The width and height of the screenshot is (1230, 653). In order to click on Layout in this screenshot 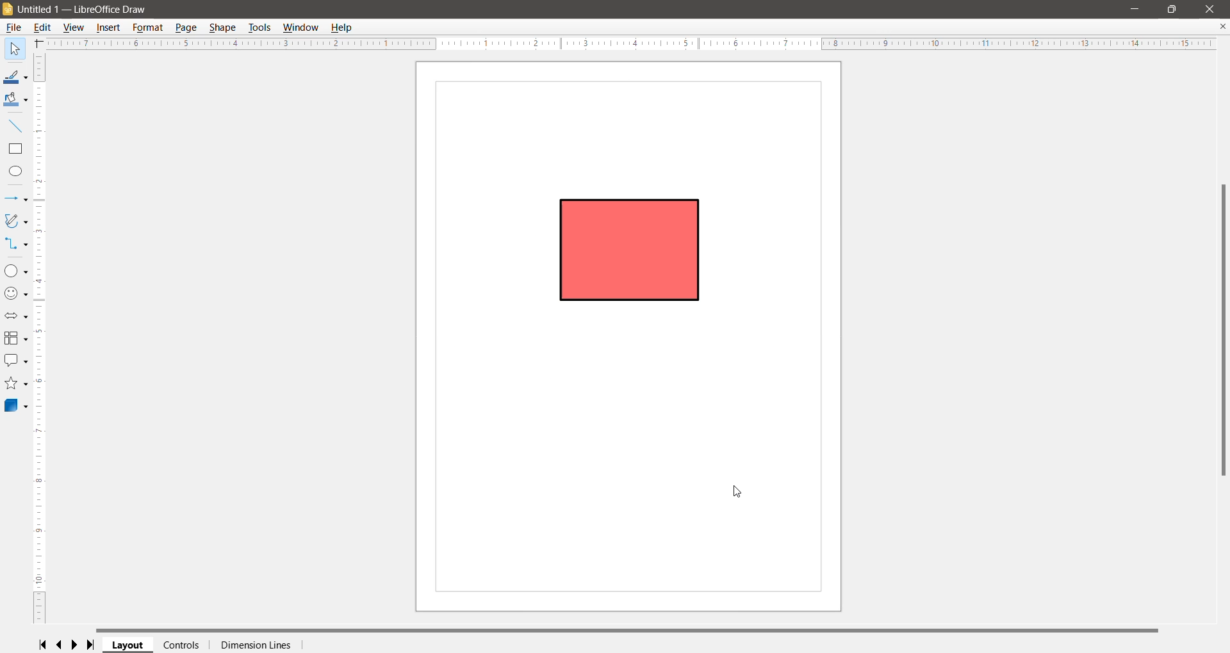, I will do `click(128, 645)`.